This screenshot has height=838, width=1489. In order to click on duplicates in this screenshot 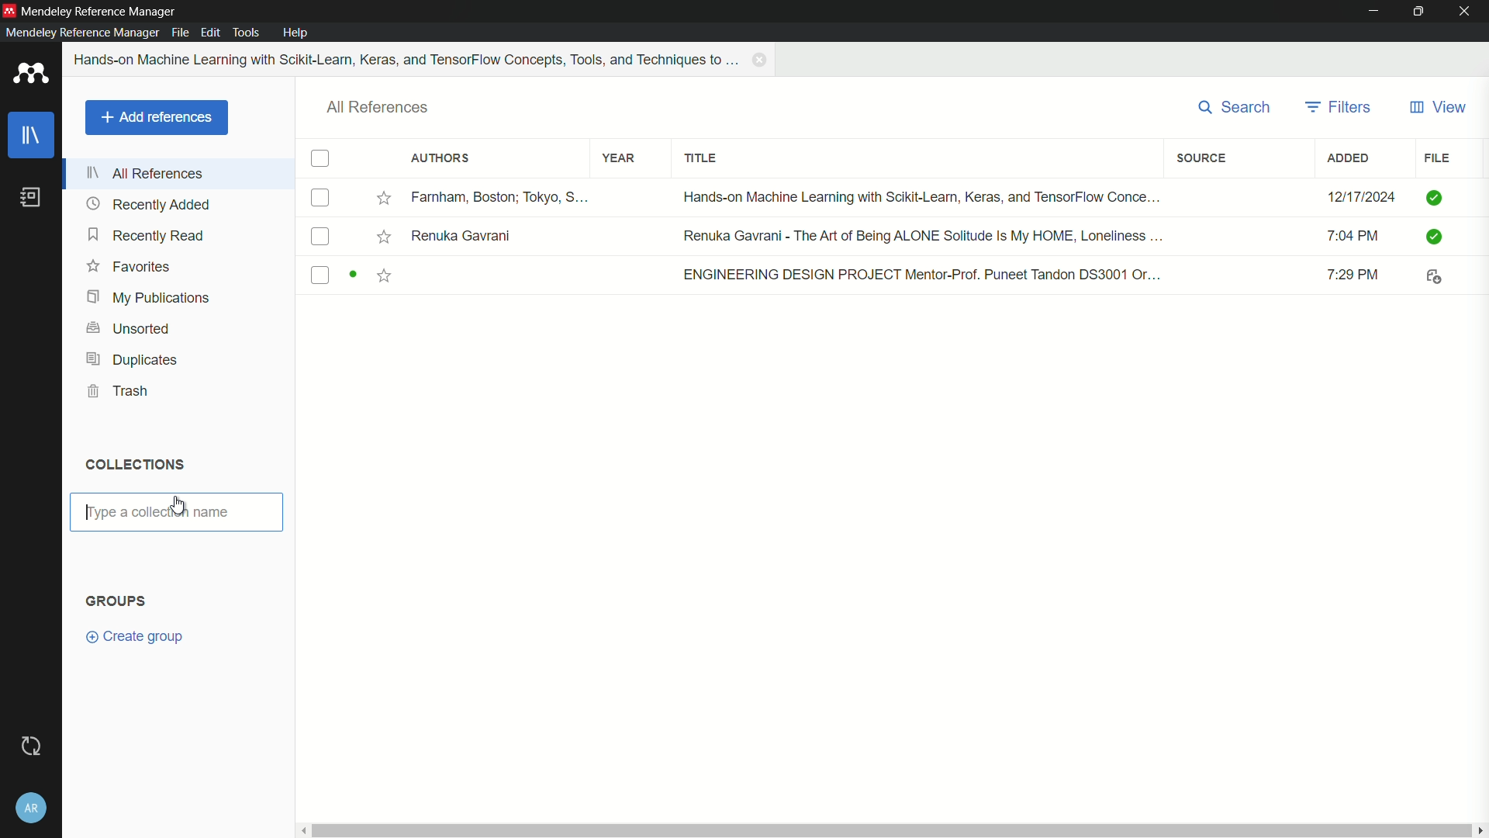, I will do `click(133, 359)`.